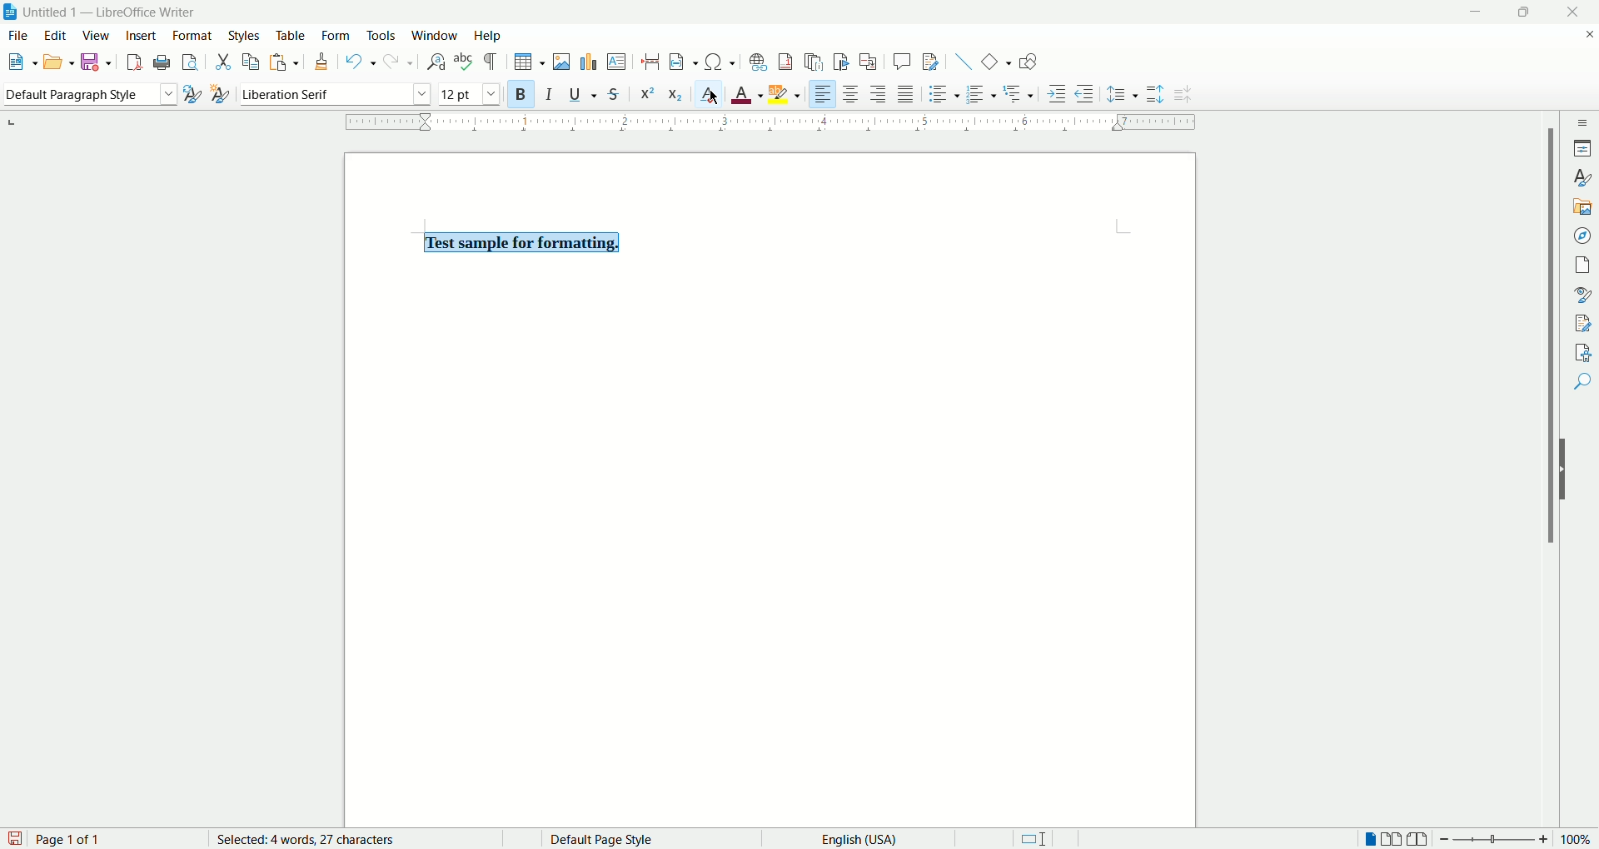 Image resolution: width=1599 pixels, height=849 pixels. What do you see at coordinates (141, 37) in the screenshot?
I see `insert` at bounding box center [141, 37].